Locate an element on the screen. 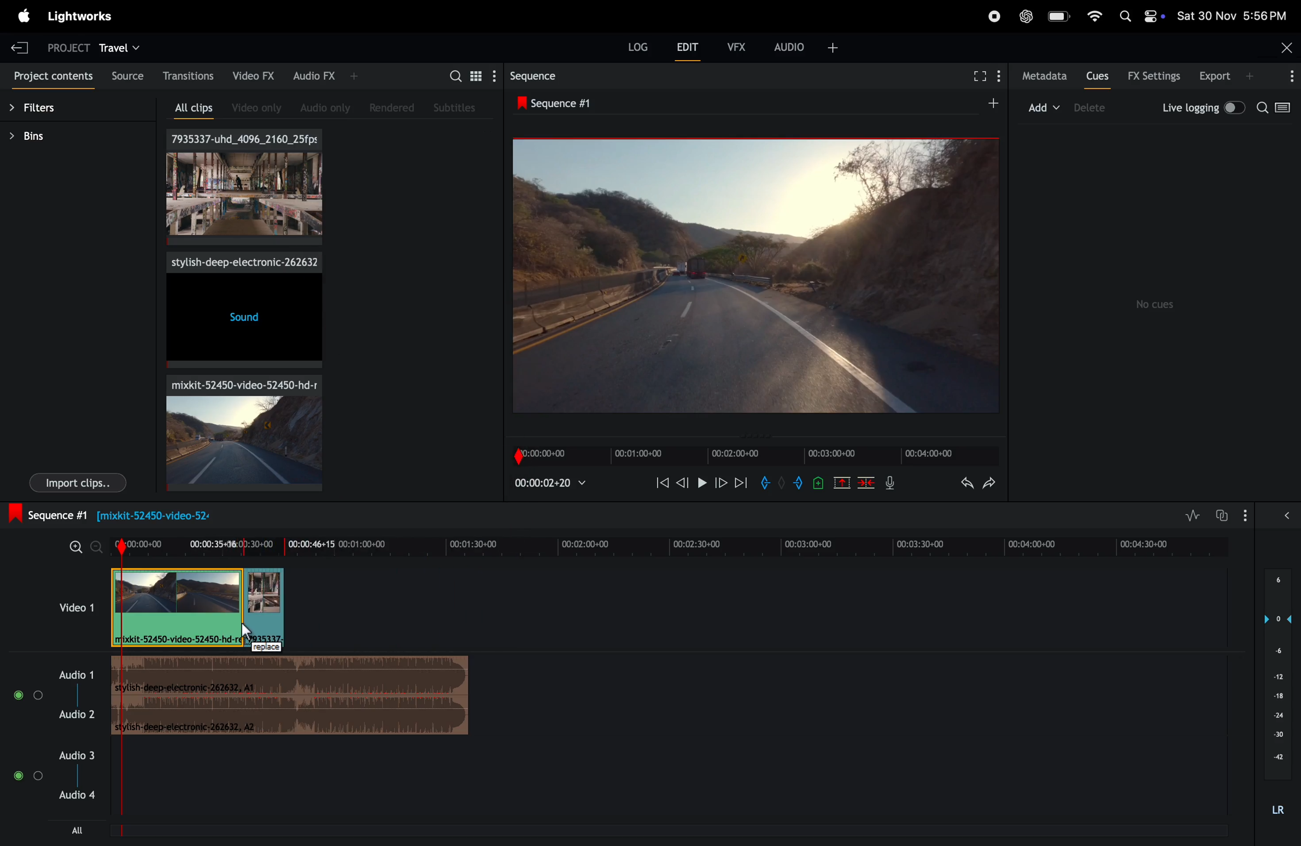 The height and width of the screenshot is (846, 1301). sequence is located at coordinates (533, 78).